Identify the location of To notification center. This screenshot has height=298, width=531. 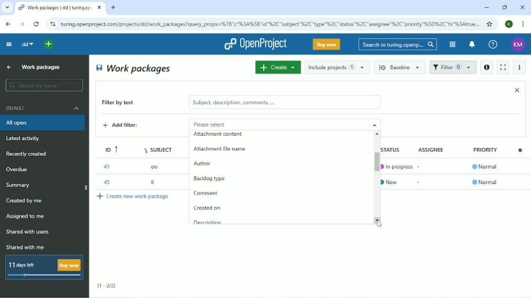
(471, 45).